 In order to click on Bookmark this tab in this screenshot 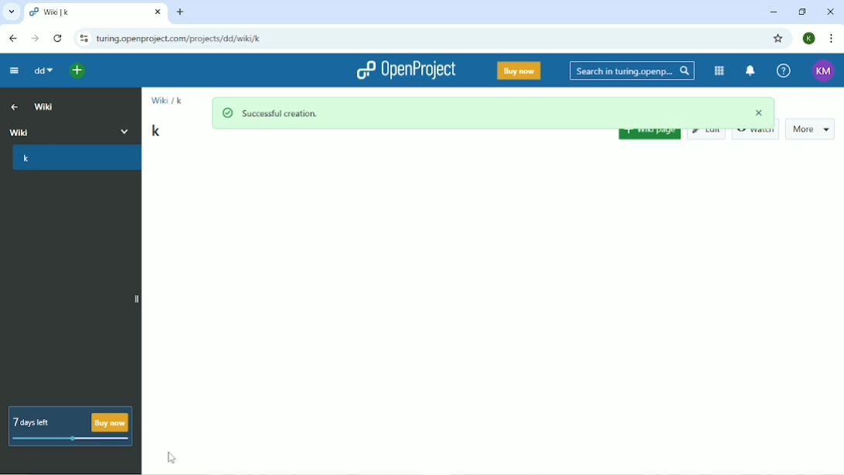, I will do `click(778, 39)`.